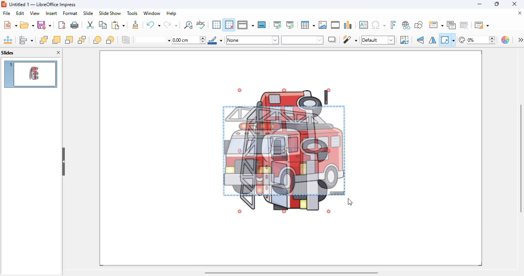 The image size is (524, 276). I want to click on slides, so click(8, 53).